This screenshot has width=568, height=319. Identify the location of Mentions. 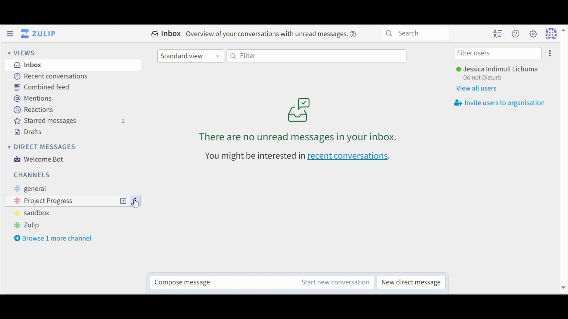
(36, 98).